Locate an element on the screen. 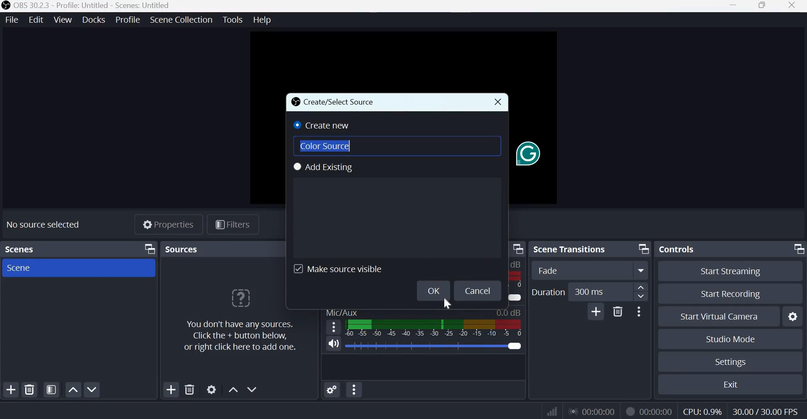  Move source(s) up is located at coordinates (233, 389).